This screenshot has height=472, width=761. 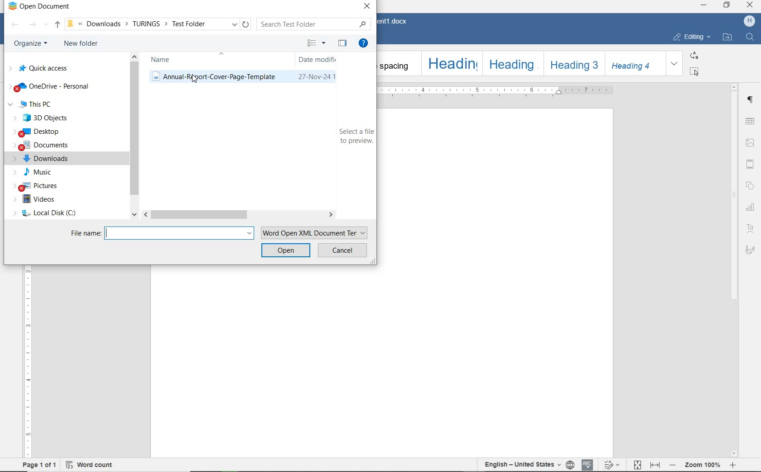 I want to click on SCROLLBAR, so click(x=133, y=137).